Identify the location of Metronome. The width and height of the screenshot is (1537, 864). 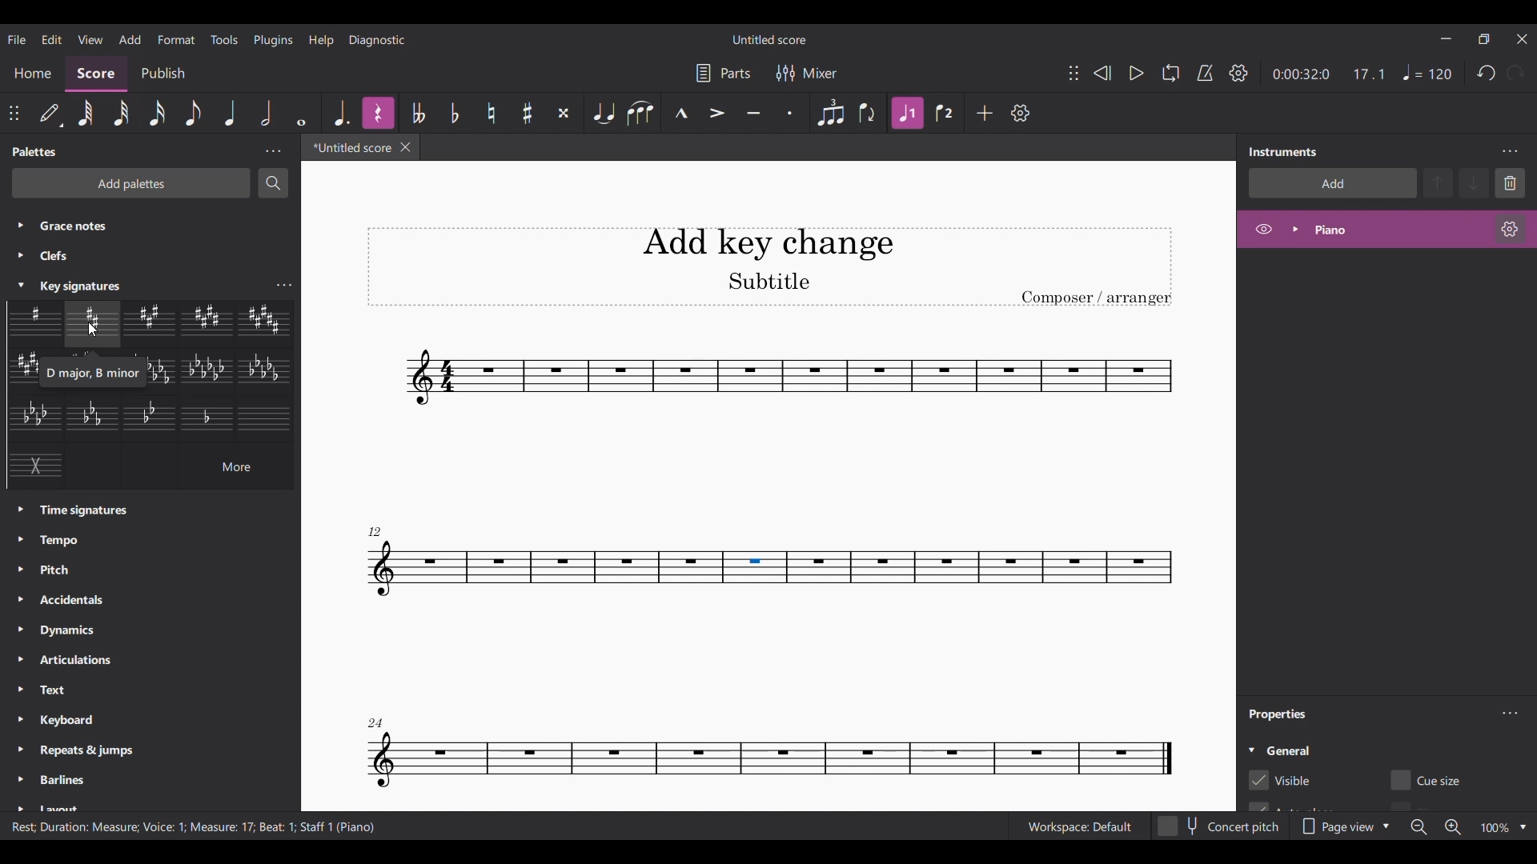
(1205, 72).